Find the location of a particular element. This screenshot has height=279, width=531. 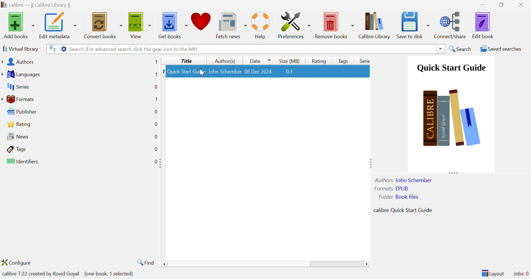

Convert books is located at coordinates (103, 25).